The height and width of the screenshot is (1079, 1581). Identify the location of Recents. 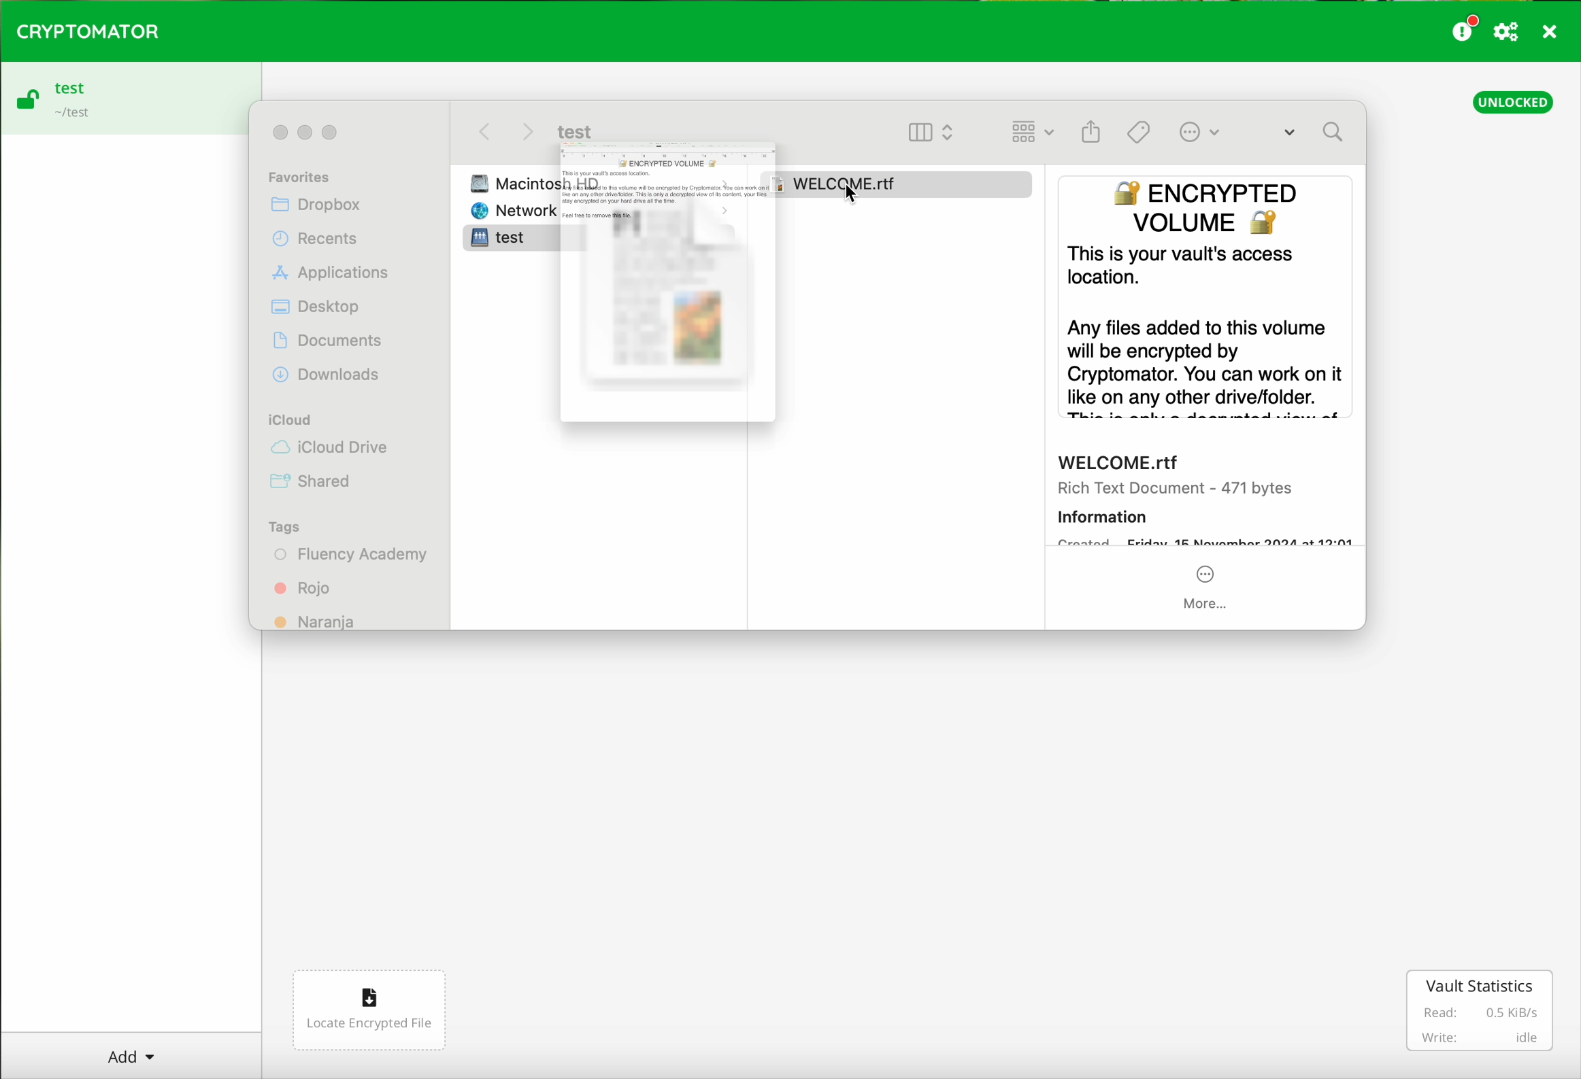
(315, 238).